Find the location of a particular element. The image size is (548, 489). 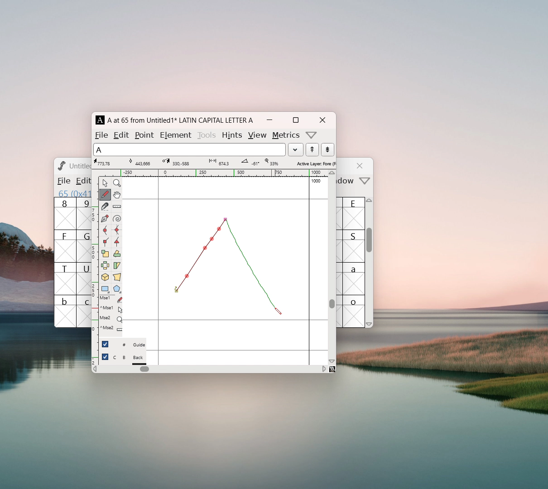

65 (0x41 is located at coordinates (72, 193).